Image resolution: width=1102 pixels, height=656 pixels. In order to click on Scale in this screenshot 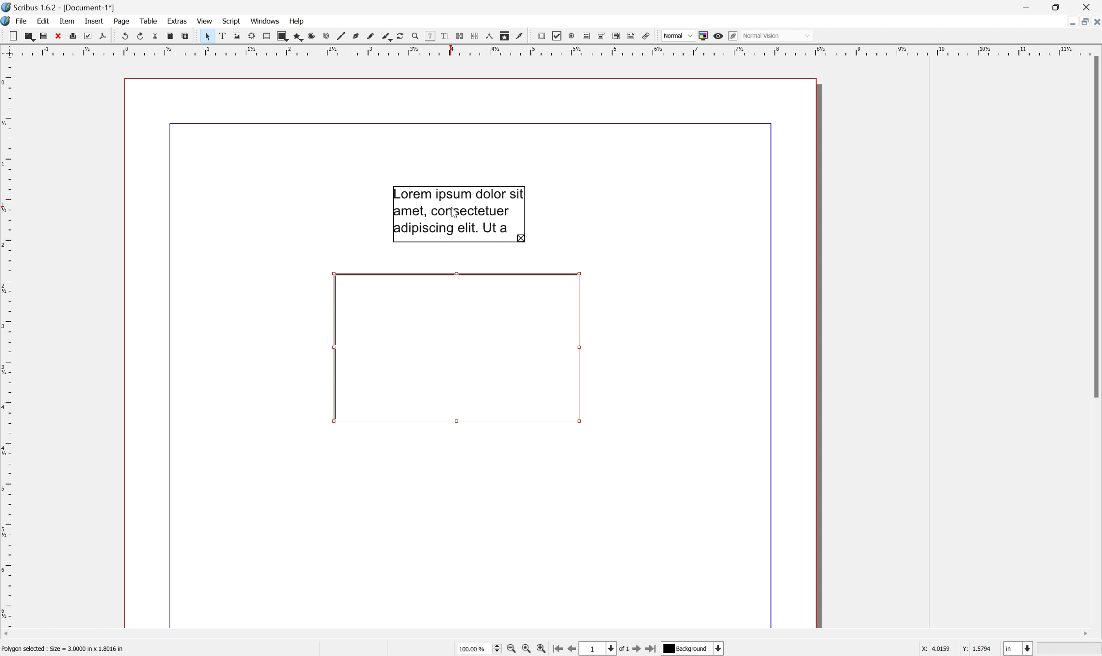, I will do `click(550, 50)`.